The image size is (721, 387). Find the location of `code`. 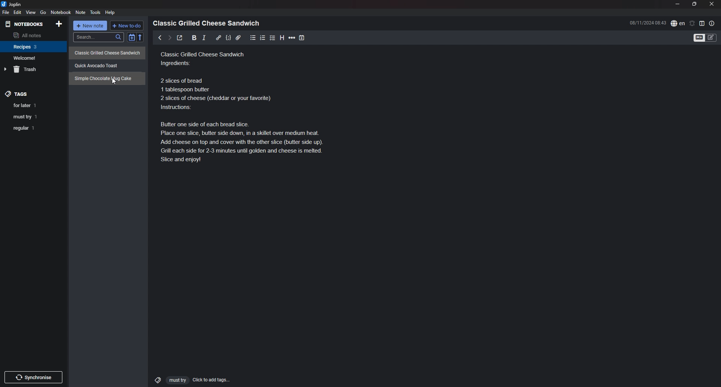

code is located at coordinates (228, 38).